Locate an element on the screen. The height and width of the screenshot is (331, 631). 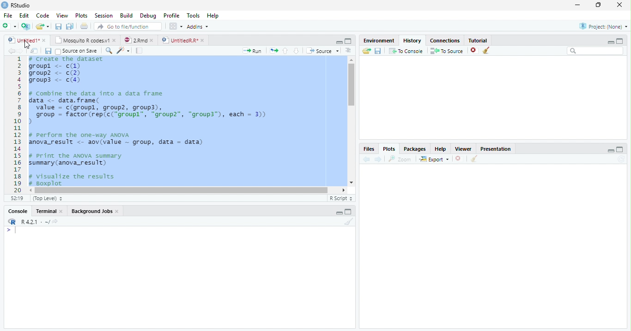
Print  the current file is located at coordinates (85, 26).